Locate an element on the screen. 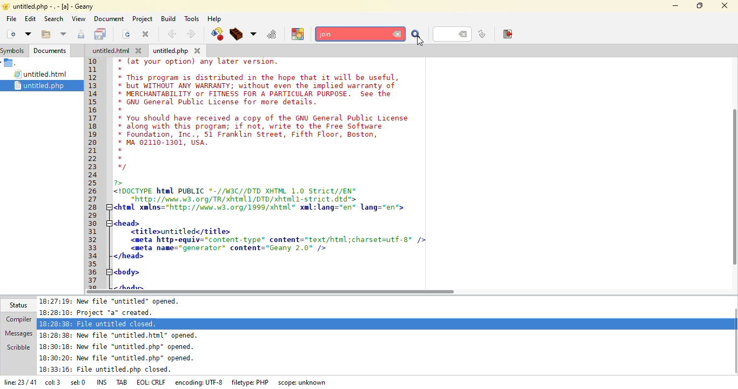 The image size is (738, 389). recent is located at coordinates (64, 35).